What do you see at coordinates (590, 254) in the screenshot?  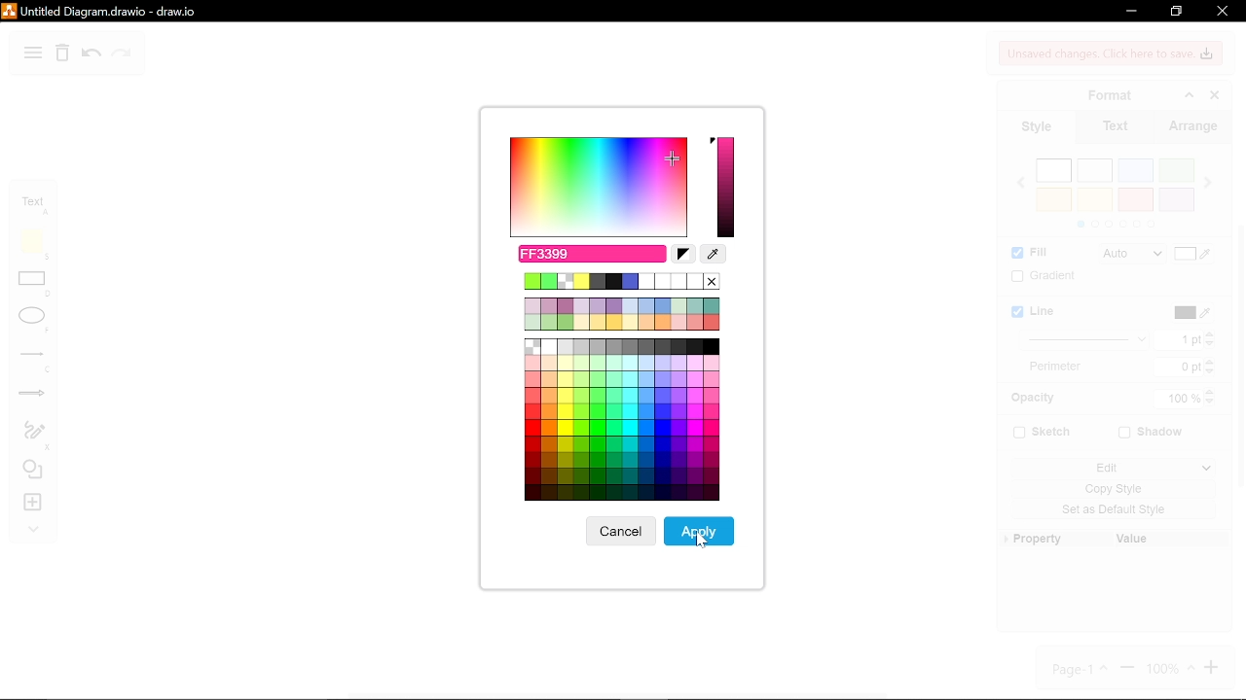 I see `FF3399` at bounding box center [590, 254].